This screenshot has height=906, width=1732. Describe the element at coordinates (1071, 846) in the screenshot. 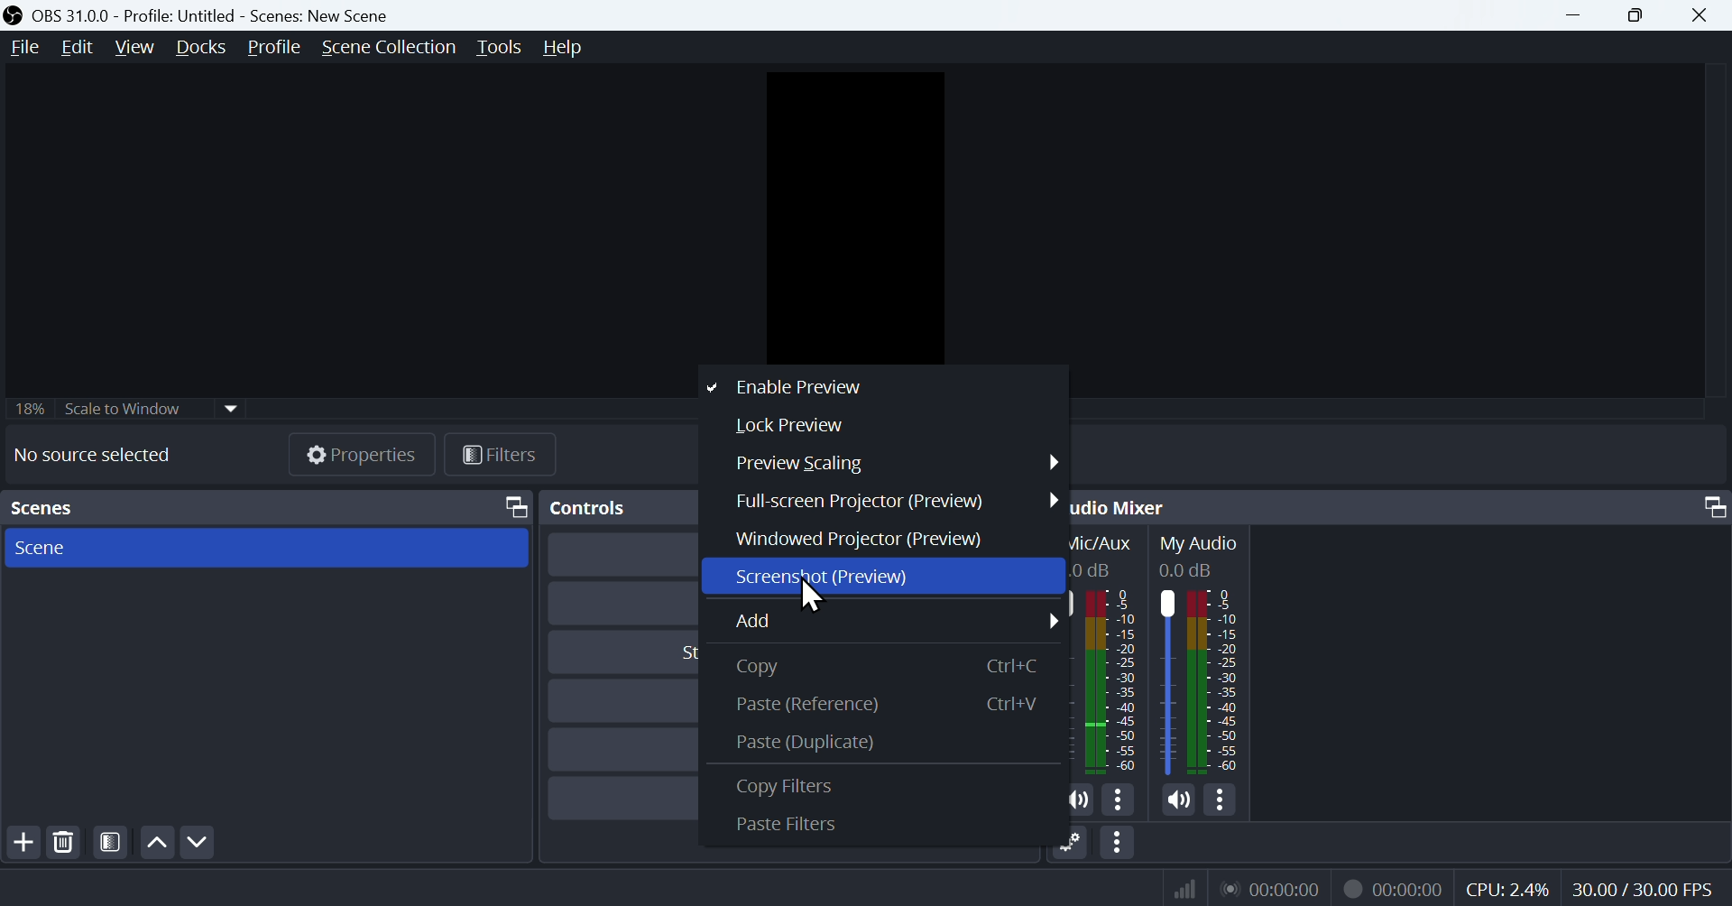

I see `Setting` at that location.